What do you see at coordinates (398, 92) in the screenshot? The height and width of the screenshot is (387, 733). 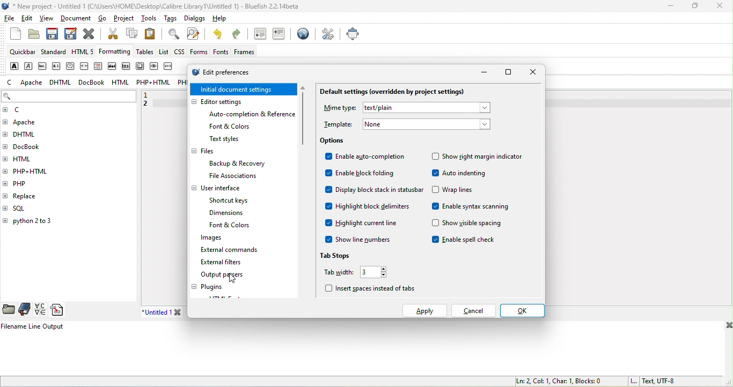 I see `default settings` at bounding box center [398, 92].